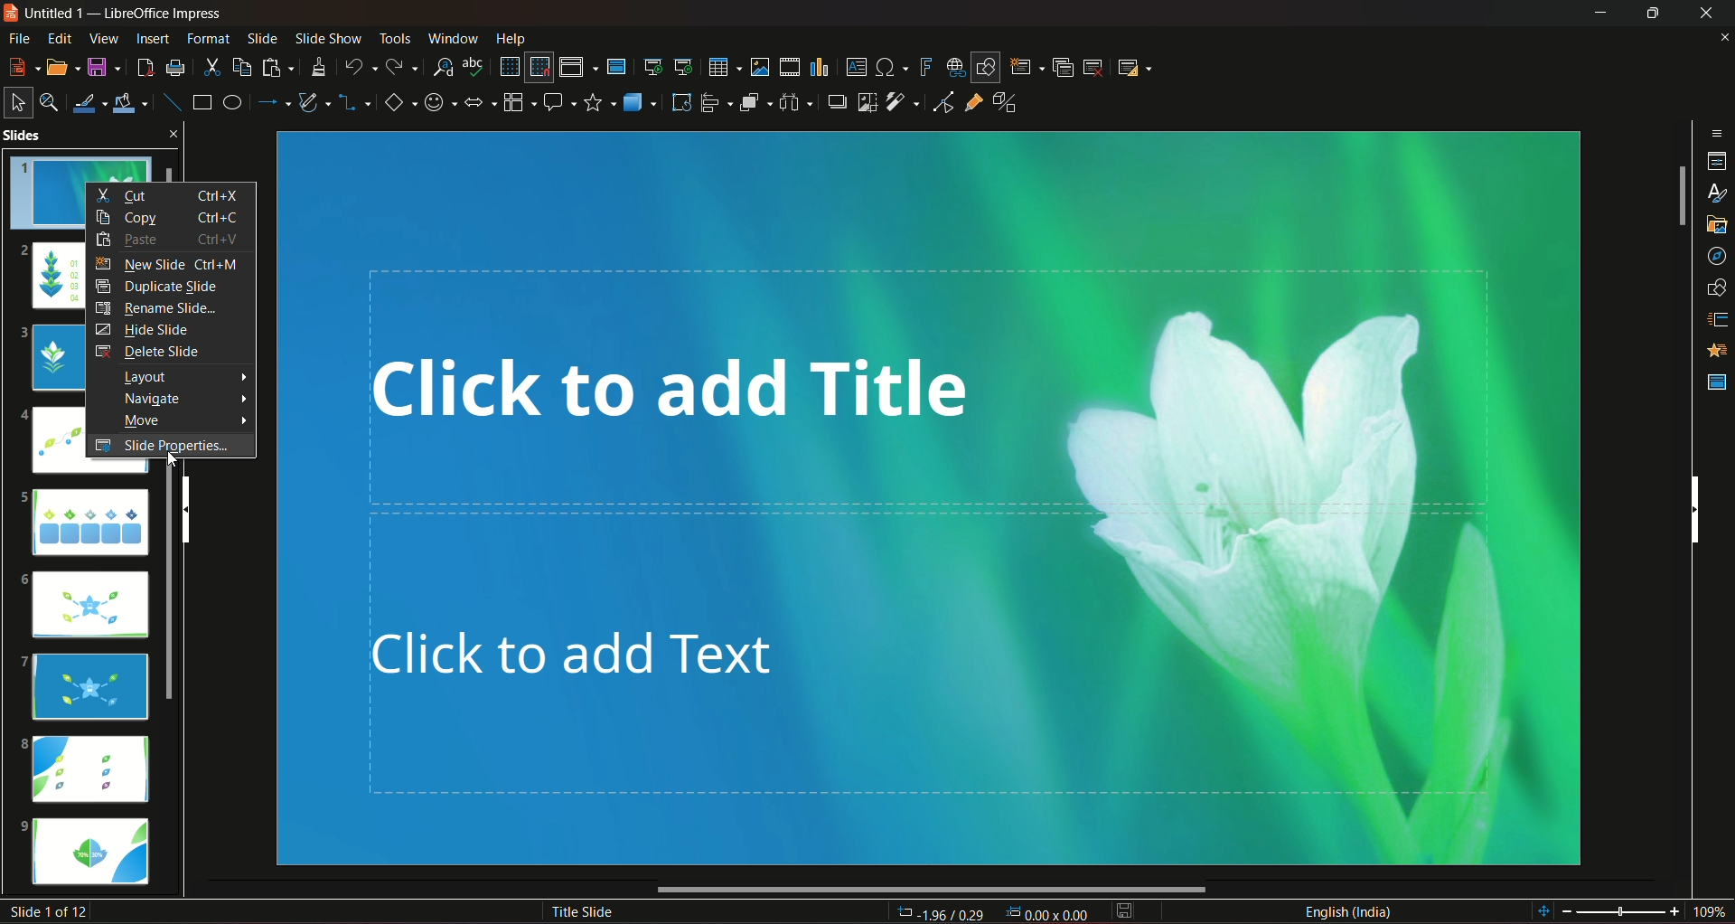 This screenshot has height=924, width=1735. Describe the element at coordinates (84, 520) in the screenshot. I see `slide 5` at that location.